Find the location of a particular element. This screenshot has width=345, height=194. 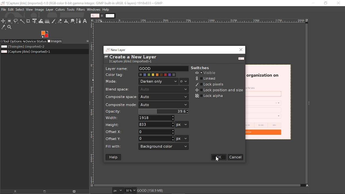

Tool options is located at coordinates (11, 41).